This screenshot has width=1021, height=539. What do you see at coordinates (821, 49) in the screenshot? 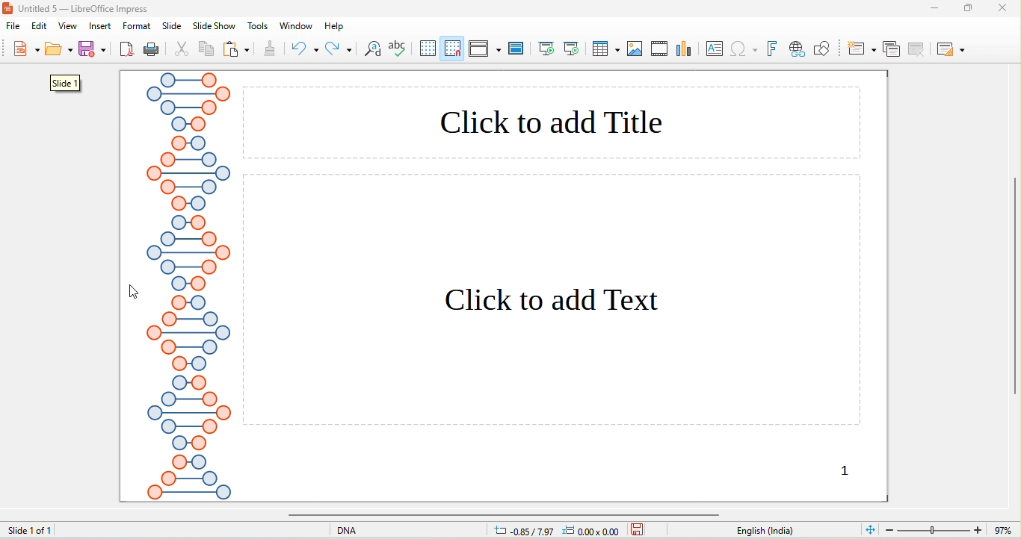
I see `show draw functions` at bounding box center [821, 49].